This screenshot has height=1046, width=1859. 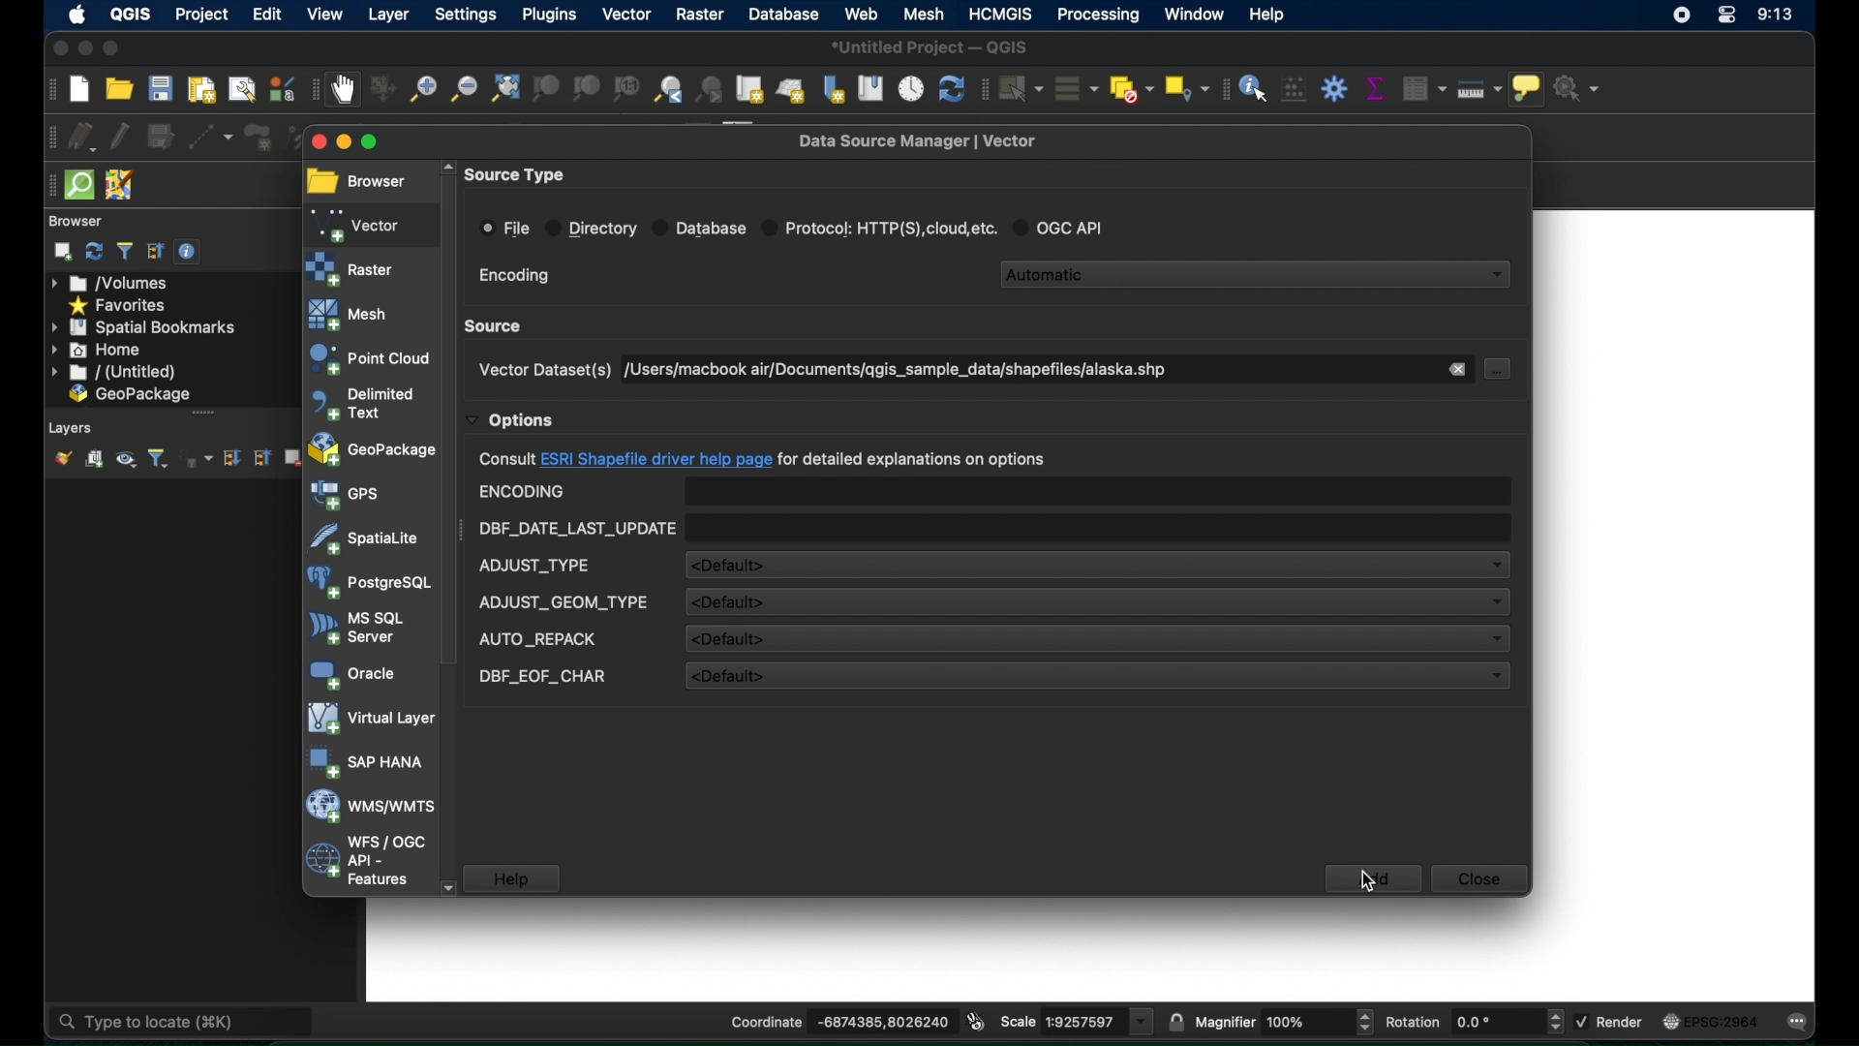 What do you see at coordinates (369, 808) in the screenshot?
I see `wms/wmts` at bounding box center [369, 808].